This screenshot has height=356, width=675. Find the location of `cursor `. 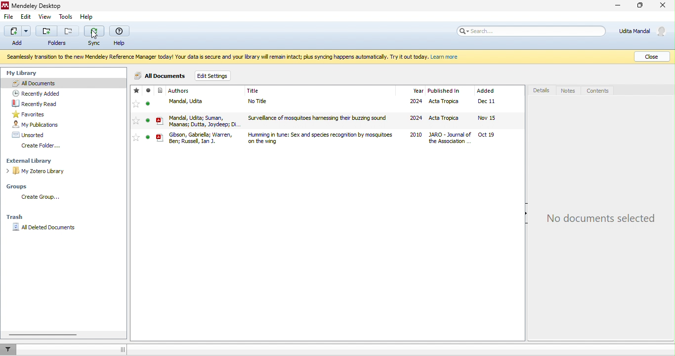

cursor  is located at coordinates (95, 35).